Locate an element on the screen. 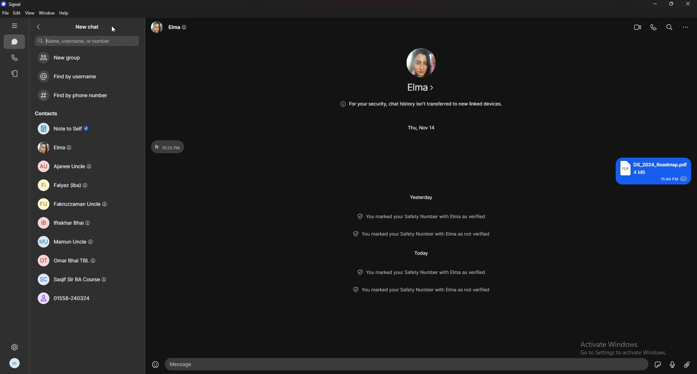 The height and width of the screenshot is (374, 697). file is located at coordinates (5, 13).